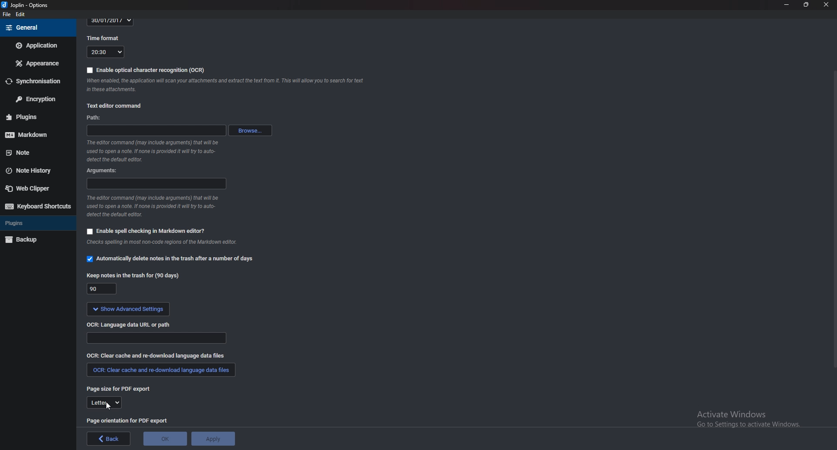  What do you see at coordinates (106, 171) in the screenshot?
I see `Arguments` at bounding box center [106, 171].